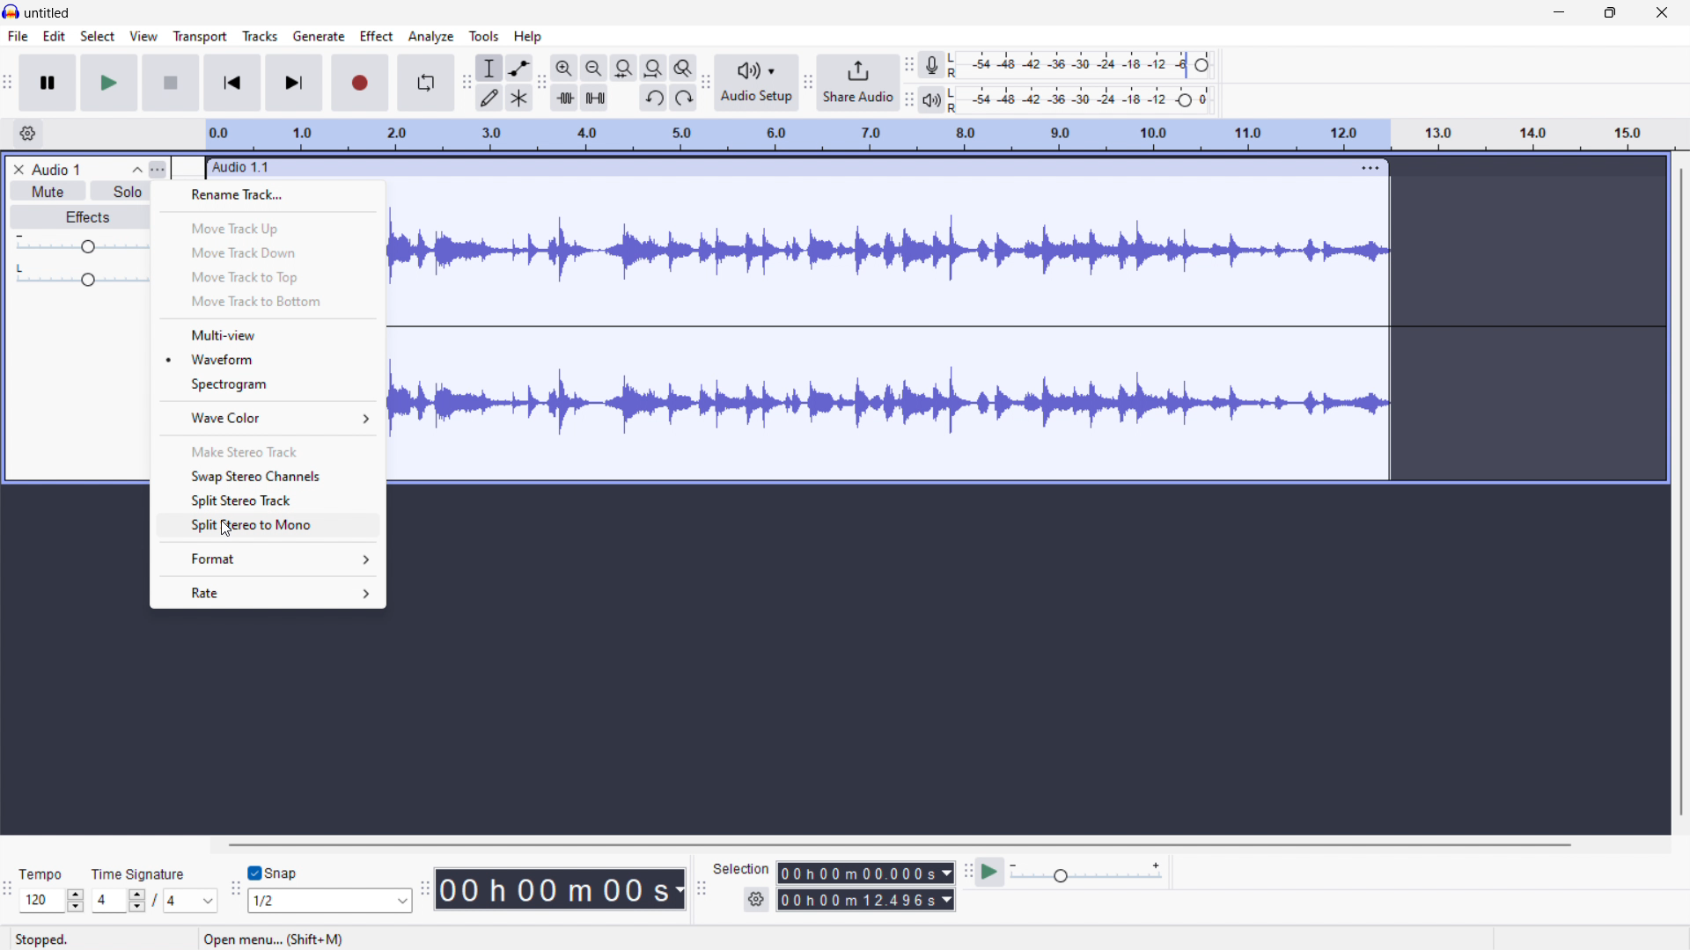 The image size is (1690, 950). Describe the element at coordinates (426, 84) in the screenshot. I see `enable loop` at that location.